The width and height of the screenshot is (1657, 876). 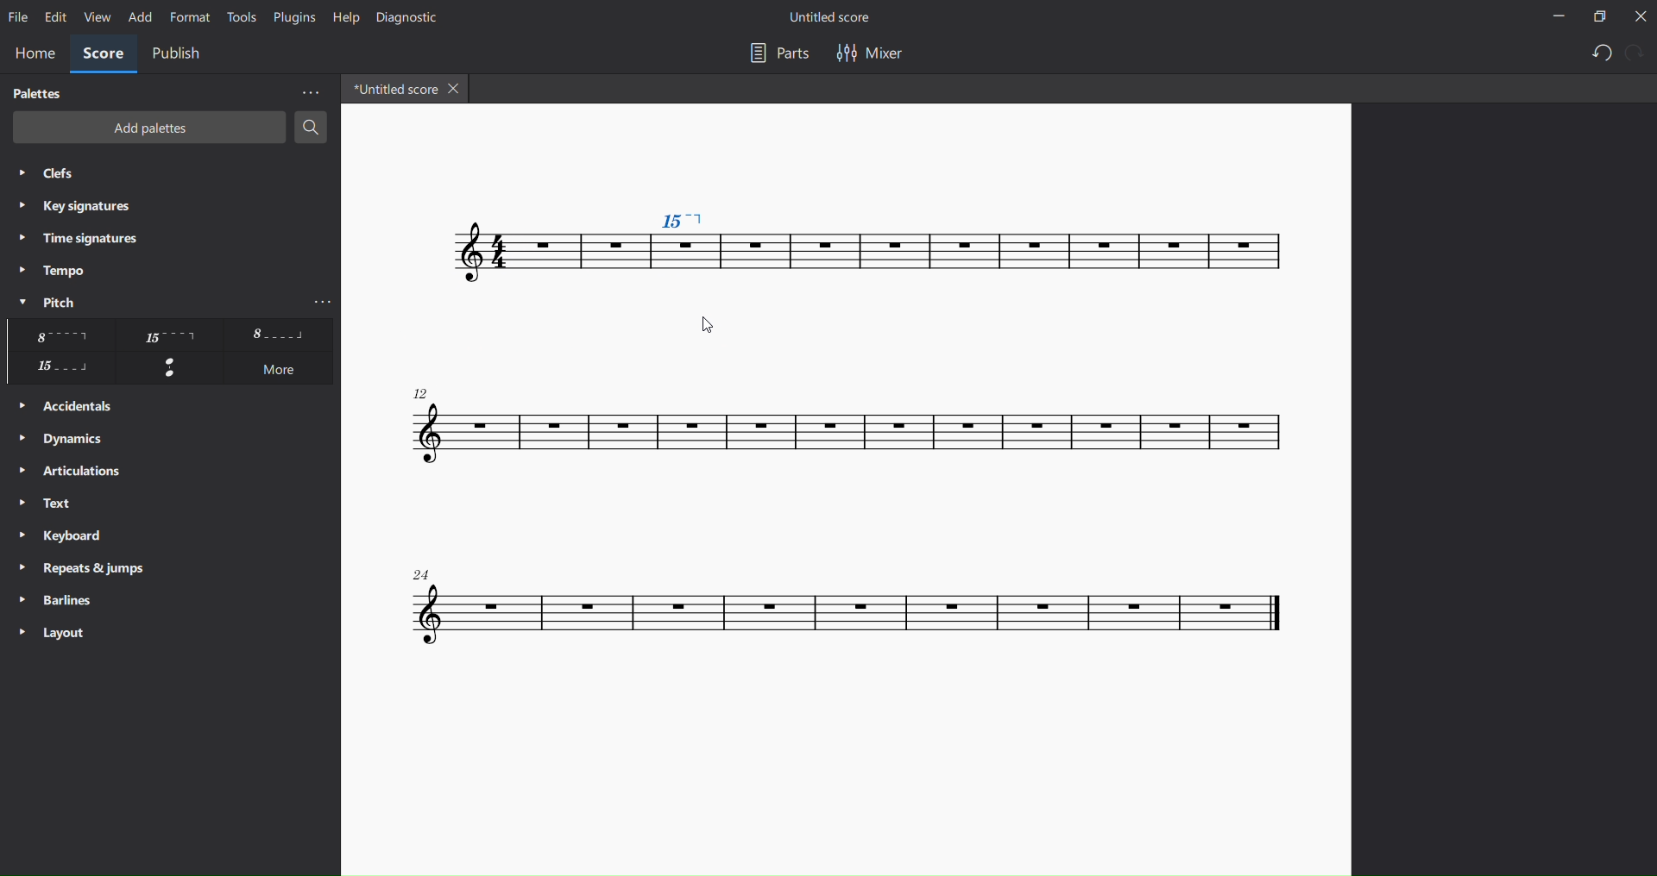 I want to click on format, so click(x=188, y=16).